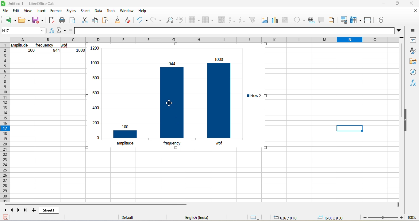 This screenshot has height=221, width=419. Describe the element at coordinates (19, 210) in the screenshot. I see `next sheet` at that location.